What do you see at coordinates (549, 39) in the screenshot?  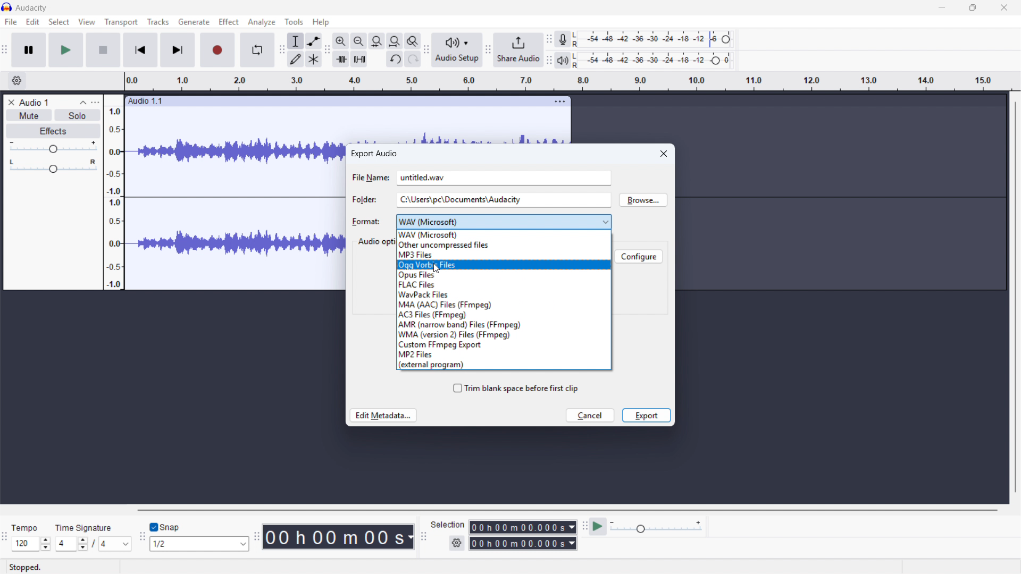 I see `Recording metre toolbar ` at bounding box center [549, 39].